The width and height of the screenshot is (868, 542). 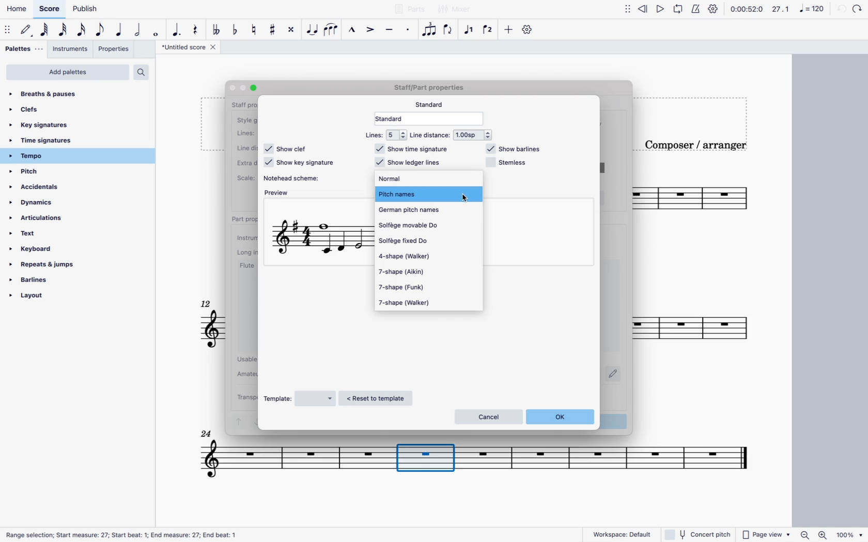 I want to click on 32nd note, so click(x=64, y=30).